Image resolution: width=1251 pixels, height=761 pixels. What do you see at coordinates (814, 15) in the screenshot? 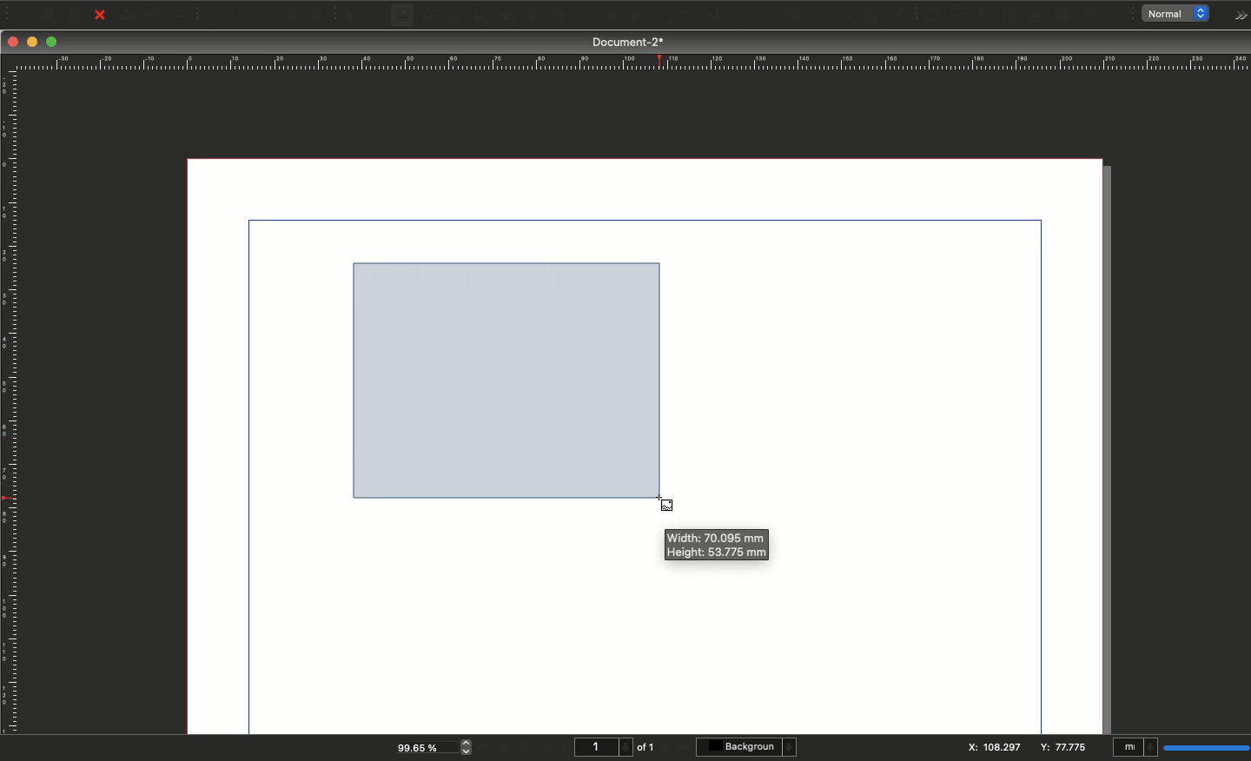
I see `Unlink text frames` at bounding box center [814, 15].